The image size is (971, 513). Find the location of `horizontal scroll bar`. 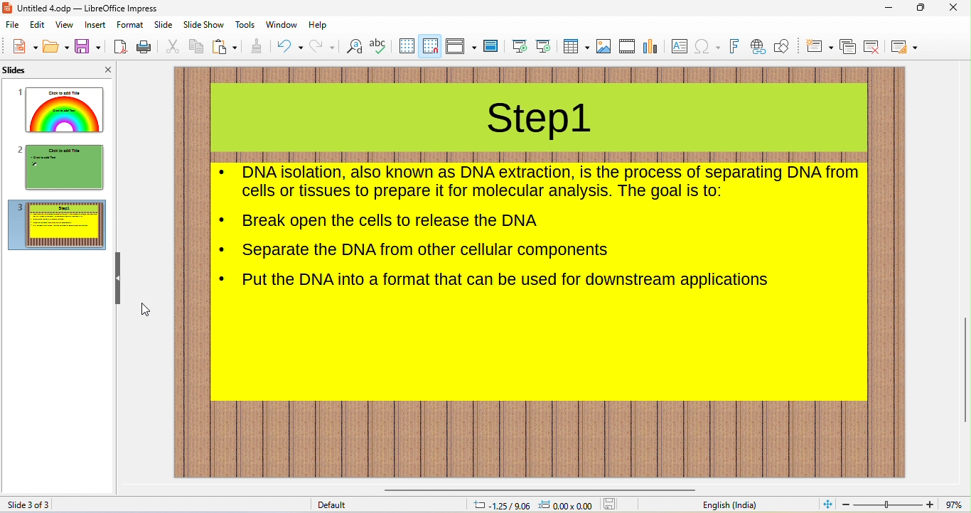

horizontal scroll bar is located at coordinates (537, 487).